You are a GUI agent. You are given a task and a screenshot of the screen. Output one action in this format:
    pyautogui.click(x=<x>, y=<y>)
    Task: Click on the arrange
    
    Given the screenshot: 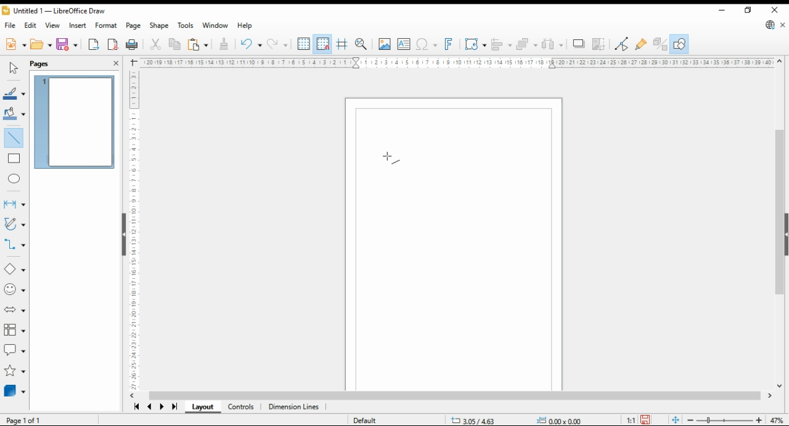 What is the action you would take?
    pyautogui.click(x=527, y=44)
    